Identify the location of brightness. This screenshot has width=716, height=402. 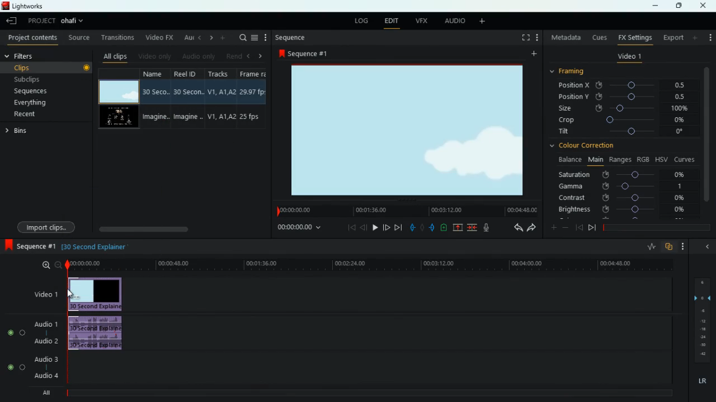
(621, 209).